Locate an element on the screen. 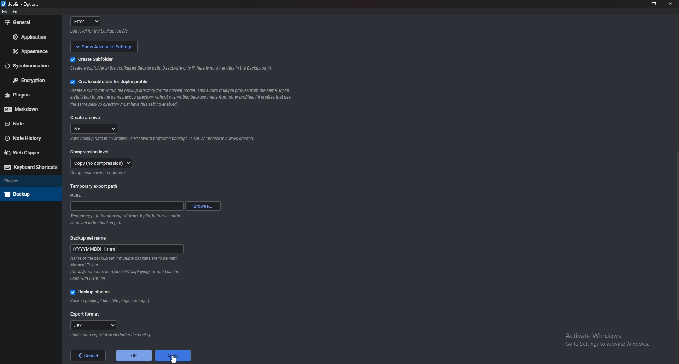 Image resolution: width=679 pixels, height=364 pixels. path is located at coordinates (127, 206).